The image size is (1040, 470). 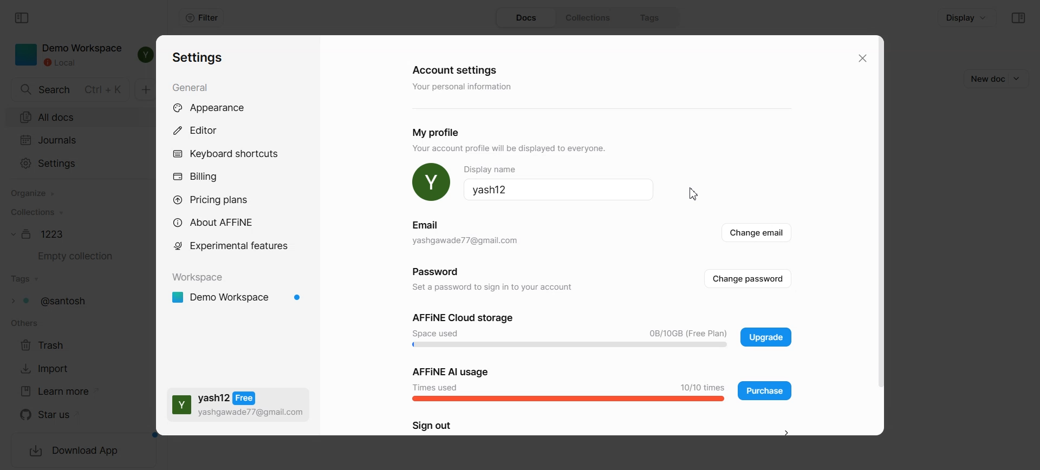 I want to click on Display name, so click(x=558, y=168).